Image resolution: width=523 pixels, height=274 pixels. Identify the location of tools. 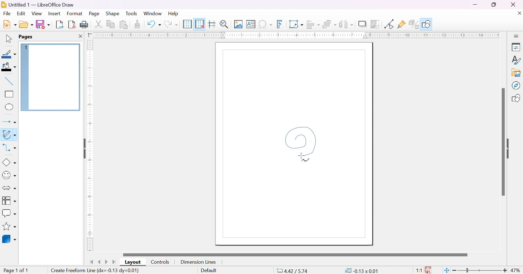
(132, 13).